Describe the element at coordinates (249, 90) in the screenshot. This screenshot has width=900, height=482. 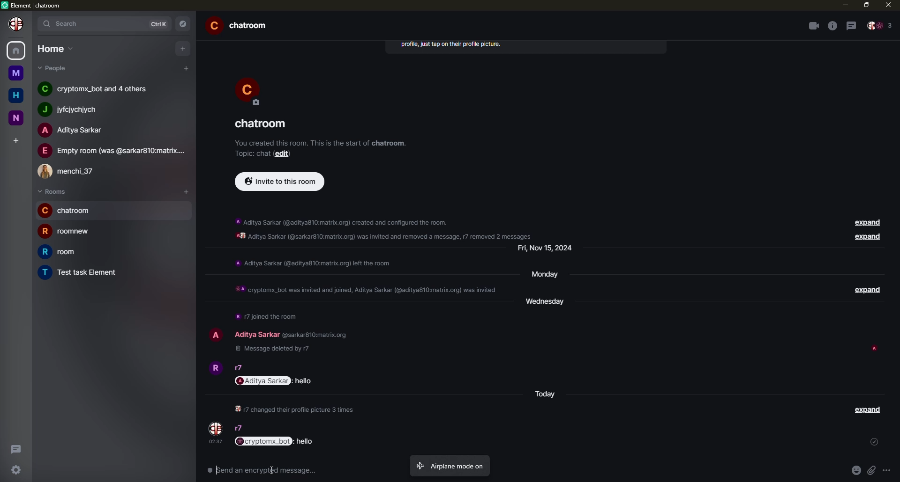
I see `profile` at that location.